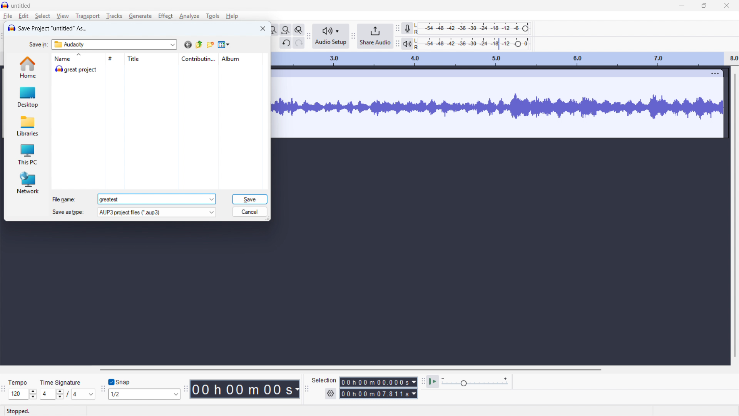  What do you see at coordinates (307, 388) in the screenshot?
I see `selection toolbar` at bounding box center [307, 388].